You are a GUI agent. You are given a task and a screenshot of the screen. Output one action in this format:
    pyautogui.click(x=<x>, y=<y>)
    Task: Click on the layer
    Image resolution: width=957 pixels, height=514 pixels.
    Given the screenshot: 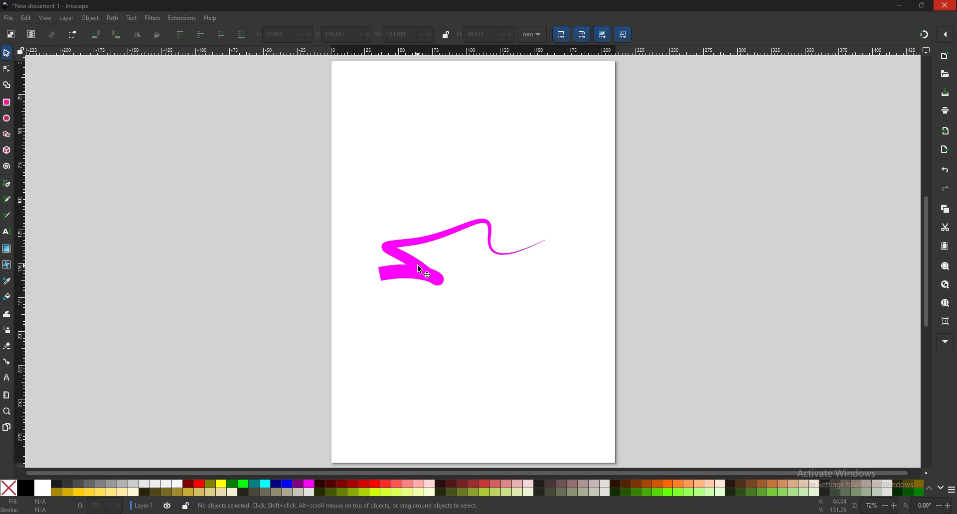 What is the action you would take?
    pyautogui.click(x=67, y=18)
    